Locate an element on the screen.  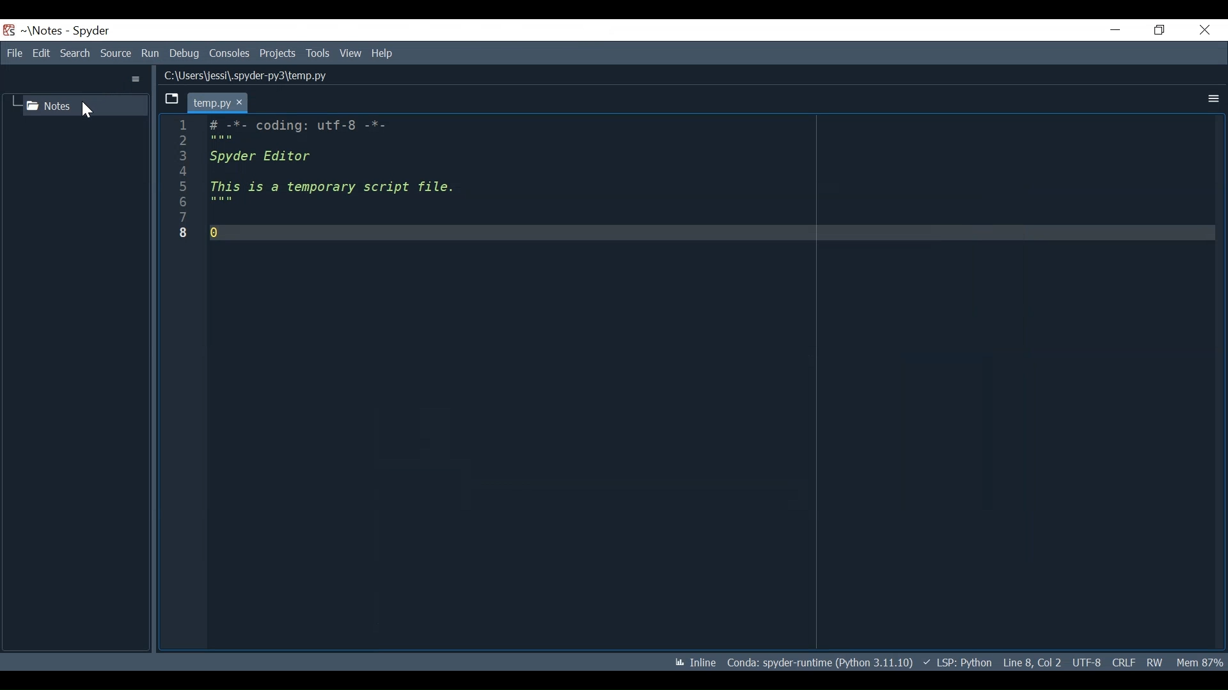
Cursor is located at coordinates (87, 109).